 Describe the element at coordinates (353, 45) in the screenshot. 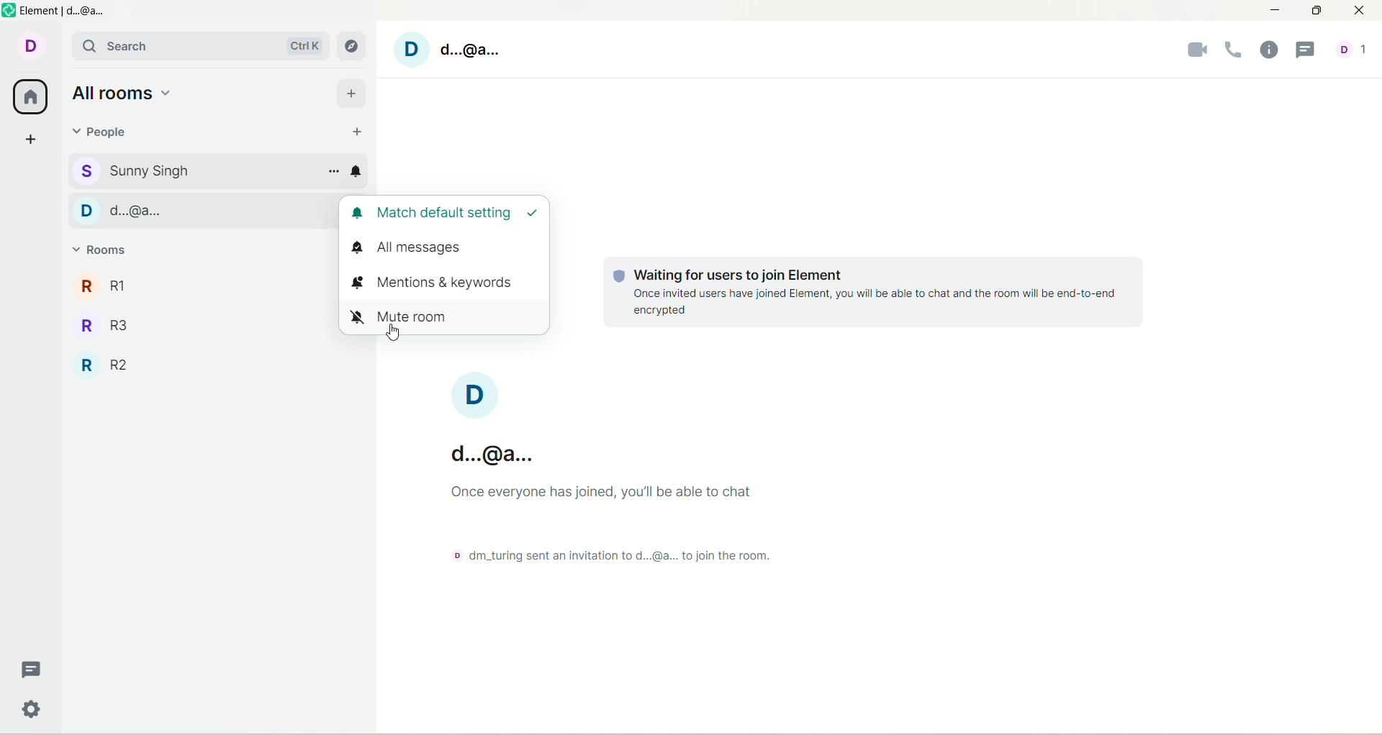

I see `explore rooms` at that location.